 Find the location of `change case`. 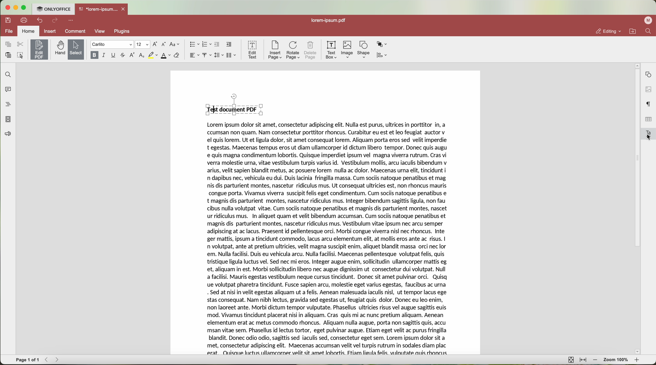

change case is located at coordinates (175, 44).